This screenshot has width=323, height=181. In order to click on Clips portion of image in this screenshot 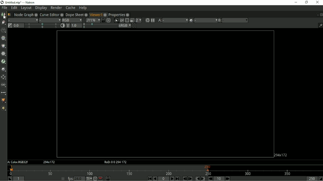, I will do `click(116, 20)`.